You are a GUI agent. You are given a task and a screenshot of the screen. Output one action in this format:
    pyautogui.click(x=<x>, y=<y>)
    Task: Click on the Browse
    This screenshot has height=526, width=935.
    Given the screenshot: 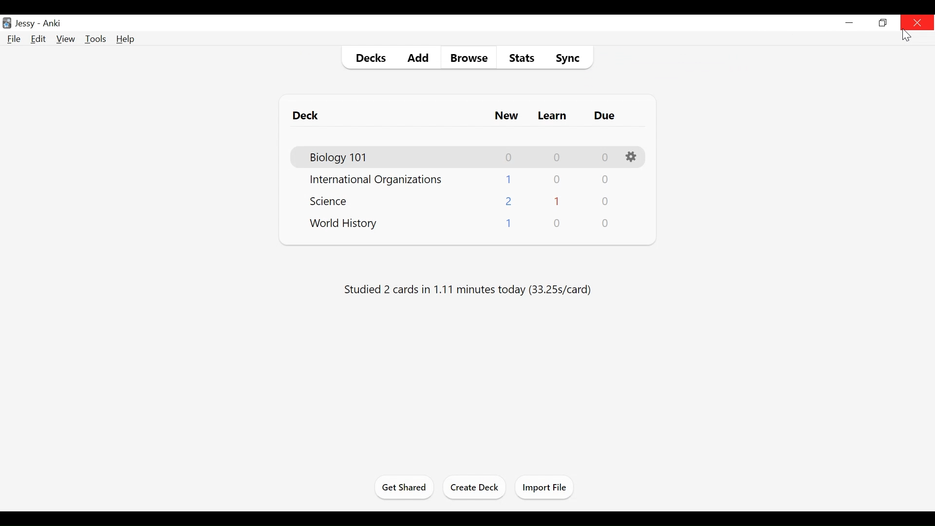 What is the action you would take?
    pyautogui.click(x=469, y=58)
    